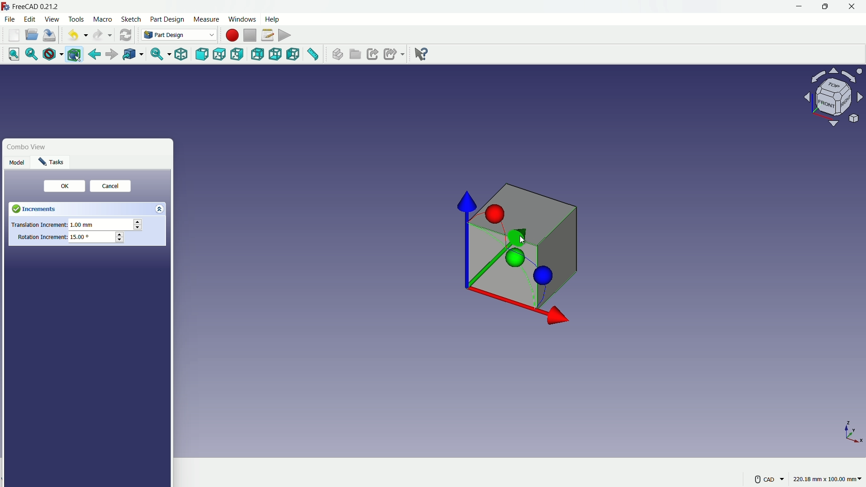 The width and height of the screenshot is (866, 487). I want to click on top view, so click(221, 54).